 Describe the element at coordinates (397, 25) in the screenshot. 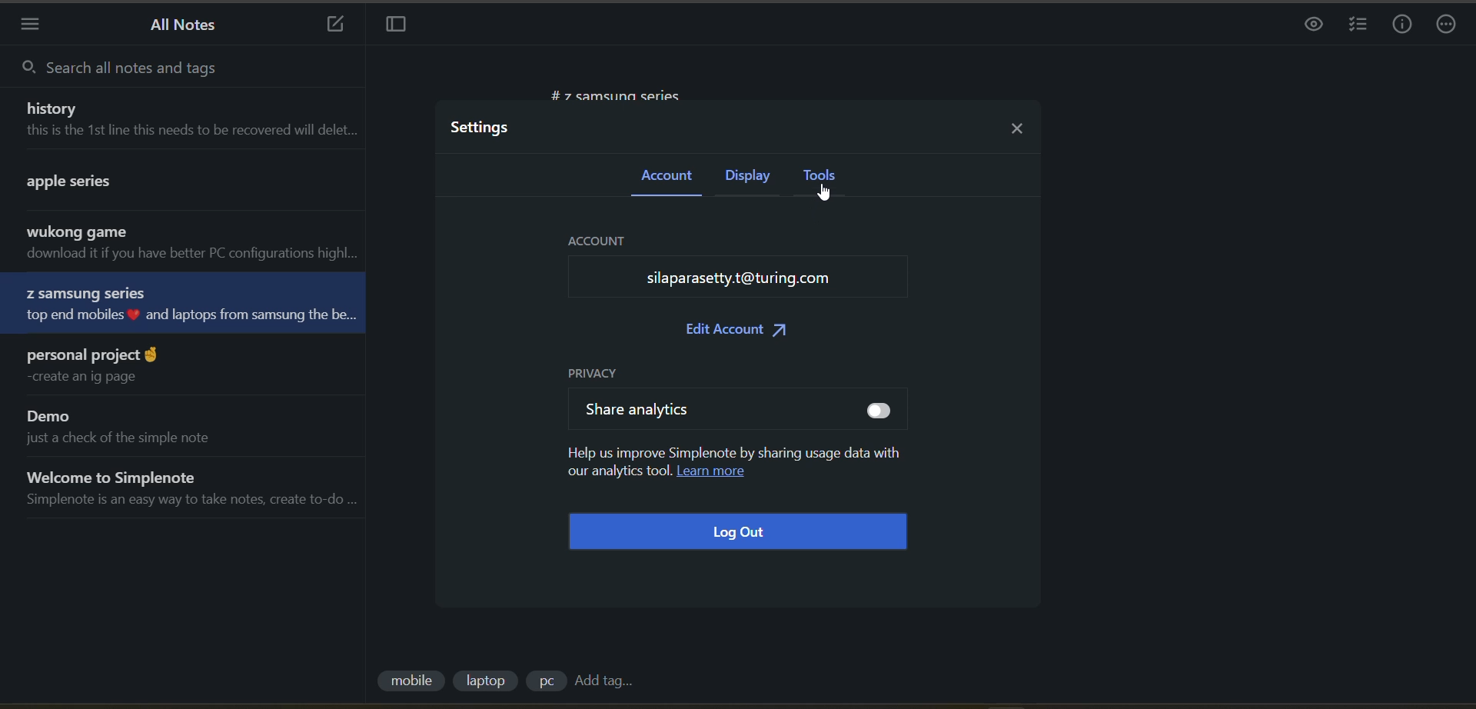

I see `toggle focus mode` at that location.